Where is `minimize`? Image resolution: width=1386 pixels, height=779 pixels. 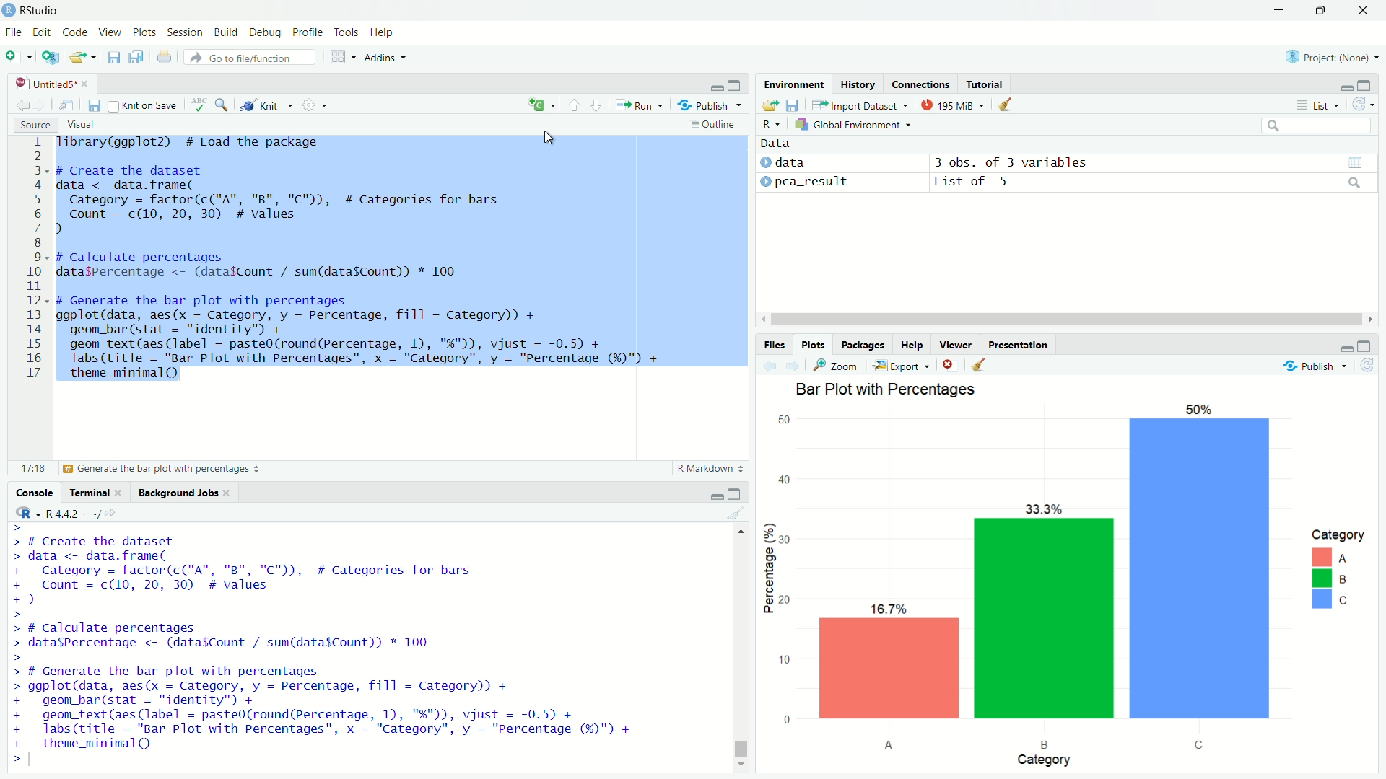 minimize is located at coordinates (715, 84).